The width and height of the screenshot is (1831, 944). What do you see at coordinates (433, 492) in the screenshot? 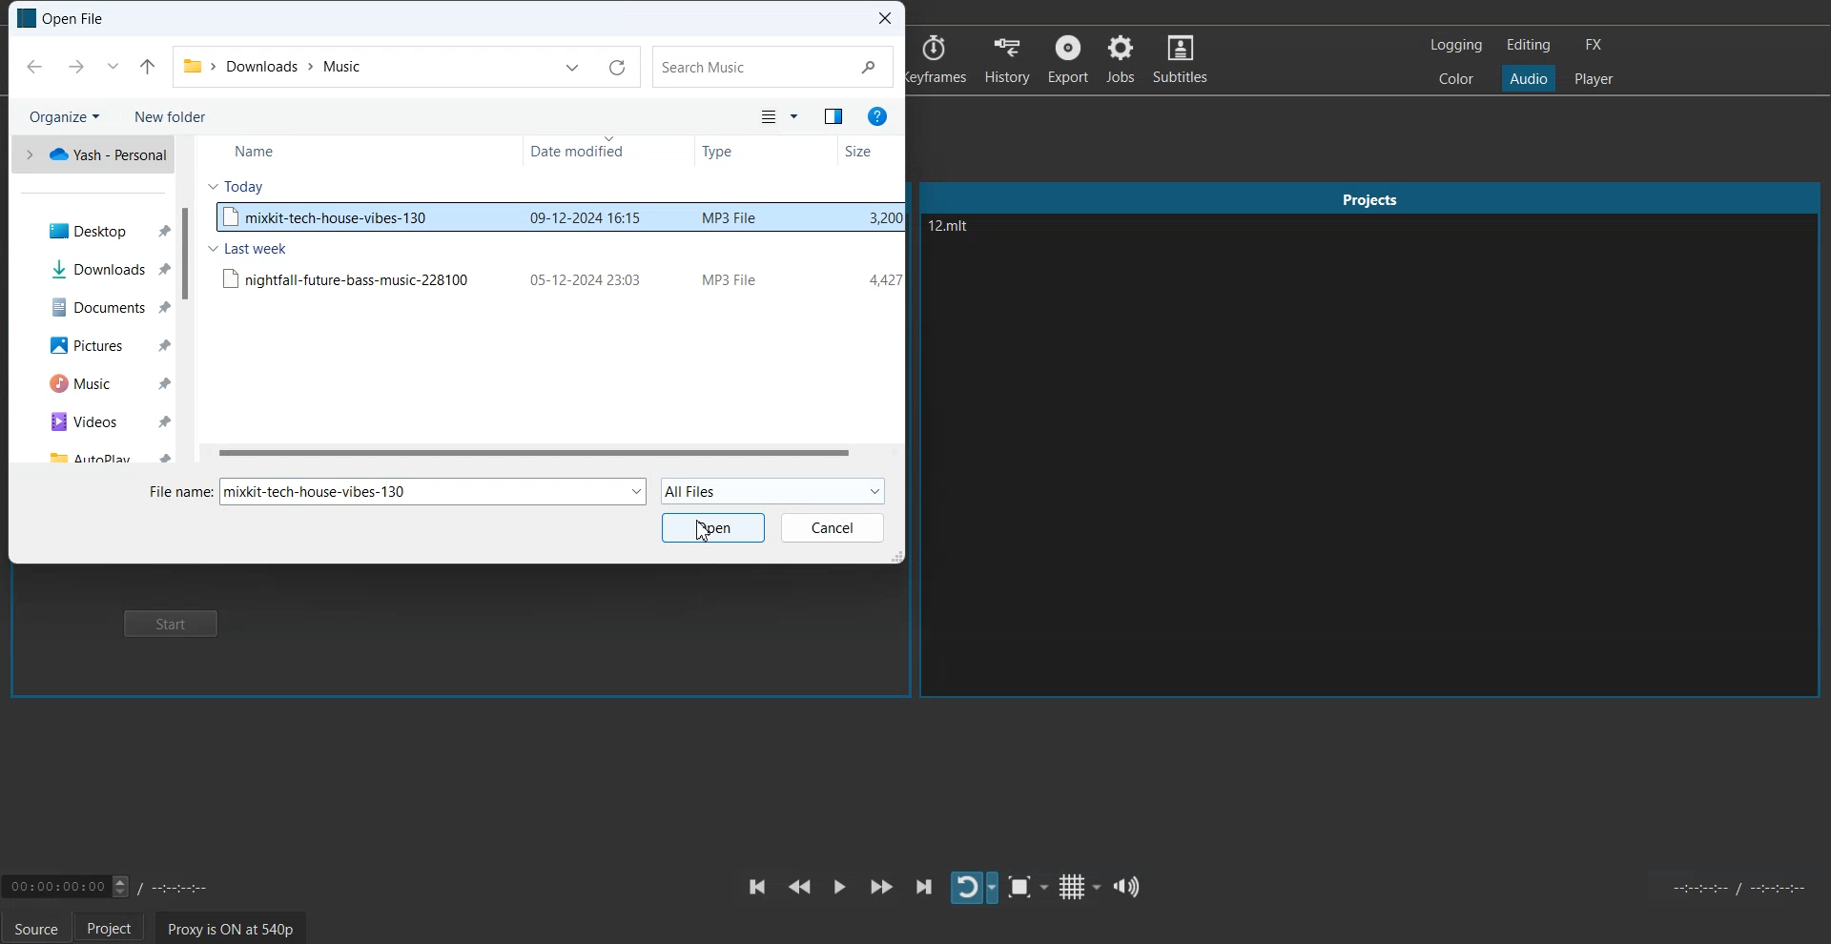
I see `Text` at bounding box center [433, 492].